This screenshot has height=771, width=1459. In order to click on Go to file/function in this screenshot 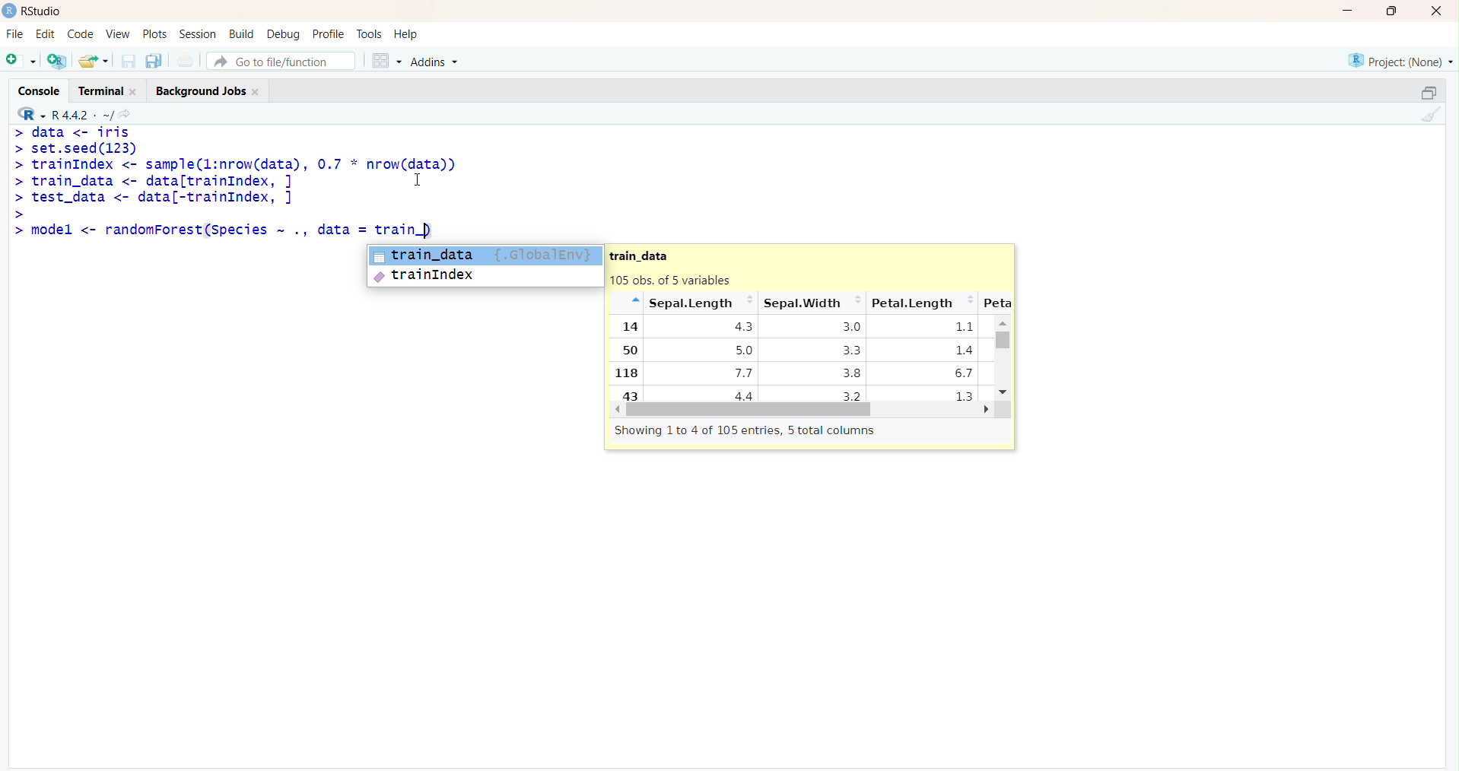, I will do `click(280, 59)`.